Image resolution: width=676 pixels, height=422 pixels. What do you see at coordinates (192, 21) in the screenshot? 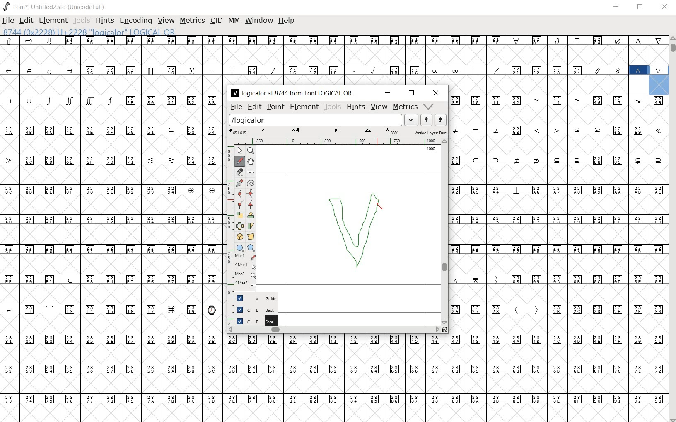
I see `metrics` at bounding box center [192, 21].